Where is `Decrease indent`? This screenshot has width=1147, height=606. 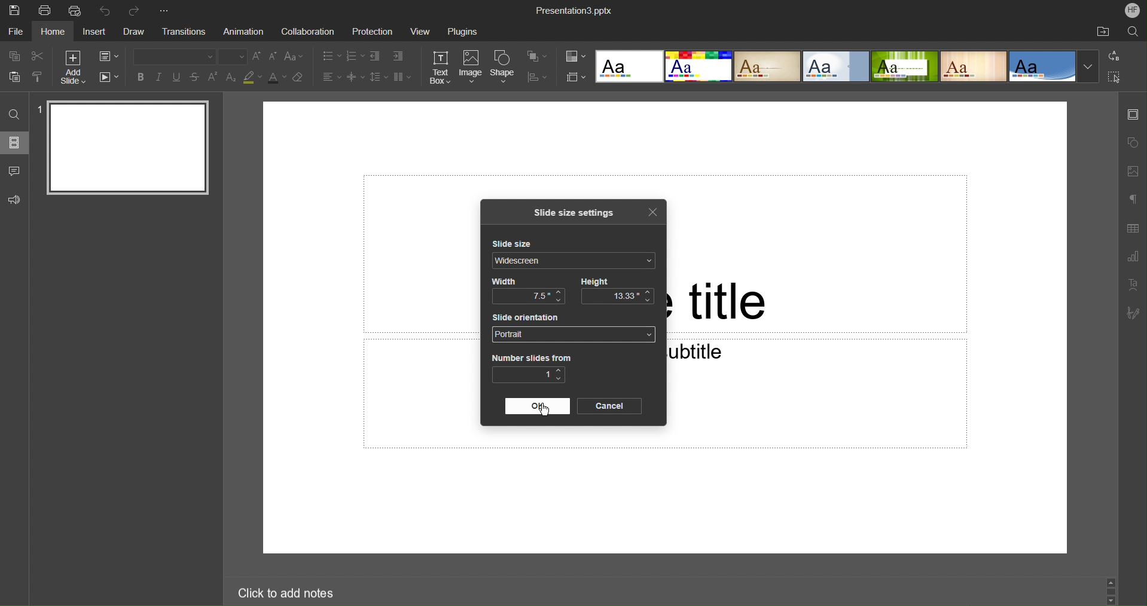 Decrease indent is located at coordinates (374, 56).